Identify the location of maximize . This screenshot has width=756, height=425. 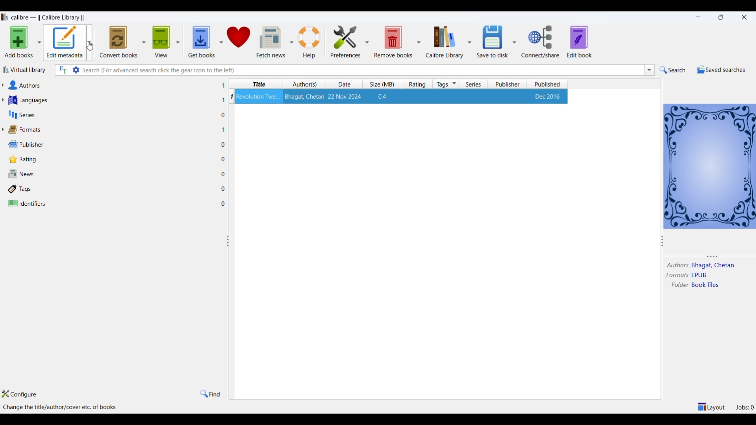
(723, 17).